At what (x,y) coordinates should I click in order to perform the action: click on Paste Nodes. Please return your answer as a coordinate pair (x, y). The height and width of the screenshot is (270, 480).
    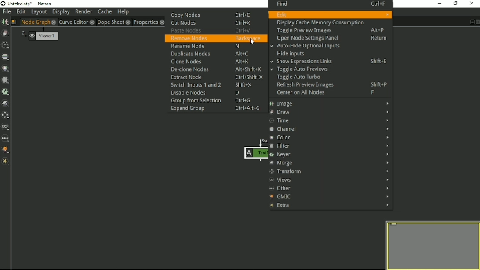
    Looking at the image, I should click on (213, 30).